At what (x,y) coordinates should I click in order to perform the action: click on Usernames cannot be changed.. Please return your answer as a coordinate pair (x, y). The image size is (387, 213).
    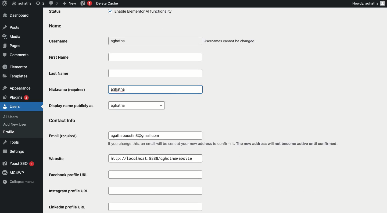
    Looking at the image, I should click on (230, 41).